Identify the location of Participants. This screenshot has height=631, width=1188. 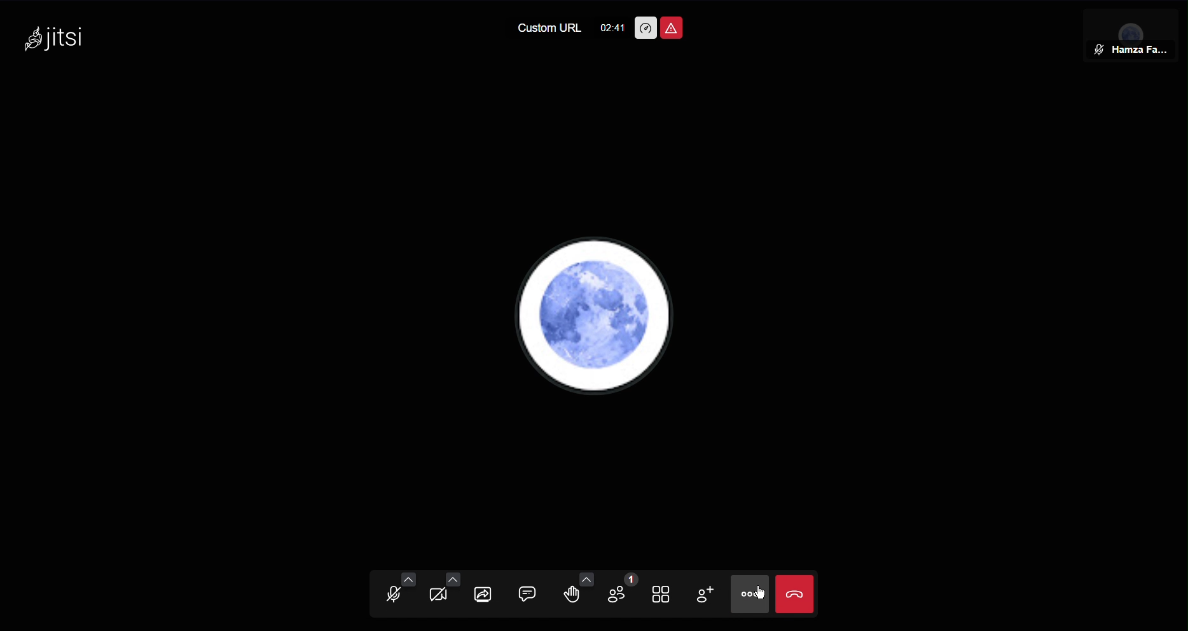
(624, 594).